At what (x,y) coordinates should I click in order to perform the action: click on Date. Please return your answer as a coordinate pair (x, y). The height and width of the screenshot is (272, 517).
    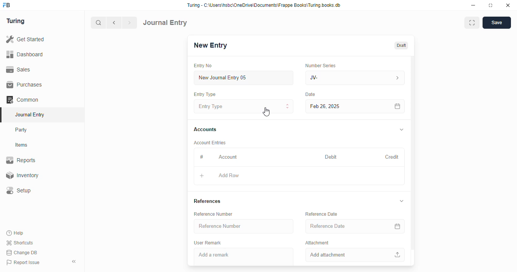
    Looking at the image, I should click on (311, 94).